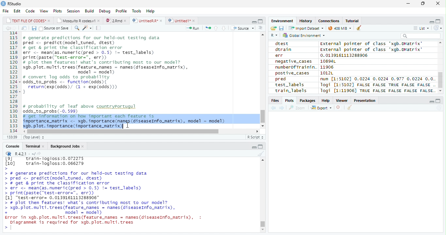 This screenshot has width=446, height=235. What do you see at coordinates (44, 11) in the screenshot?
I see `View` at bounding box center [44, 11].